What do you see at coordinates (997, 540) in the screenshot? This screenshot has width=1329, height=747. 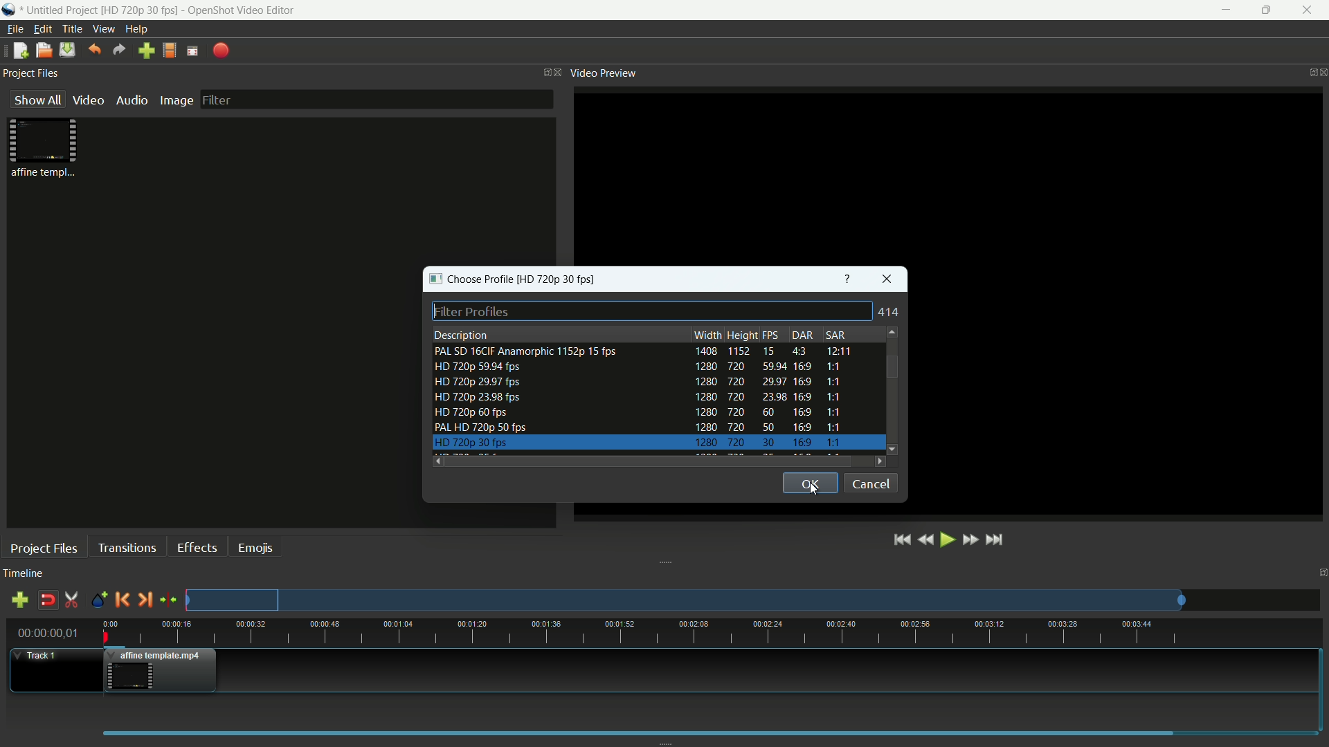 I see `jump to end` at bounding box center [997, 540].